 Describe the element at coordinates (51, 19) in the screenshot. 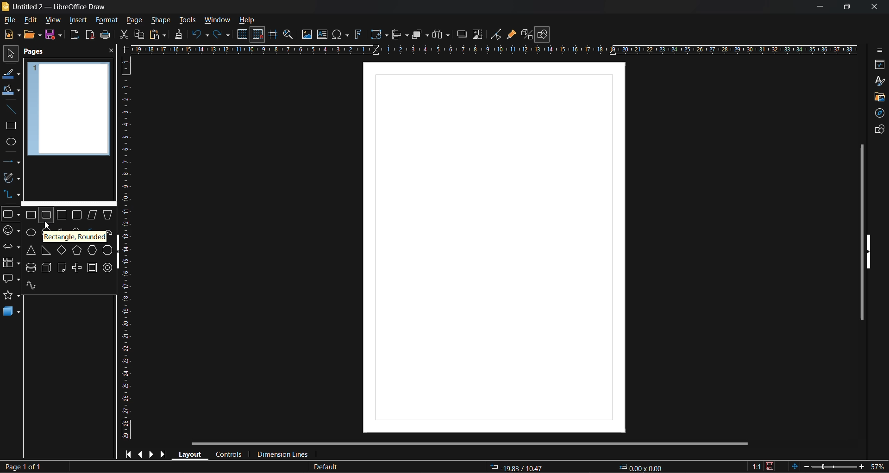

I see `view` at that location.